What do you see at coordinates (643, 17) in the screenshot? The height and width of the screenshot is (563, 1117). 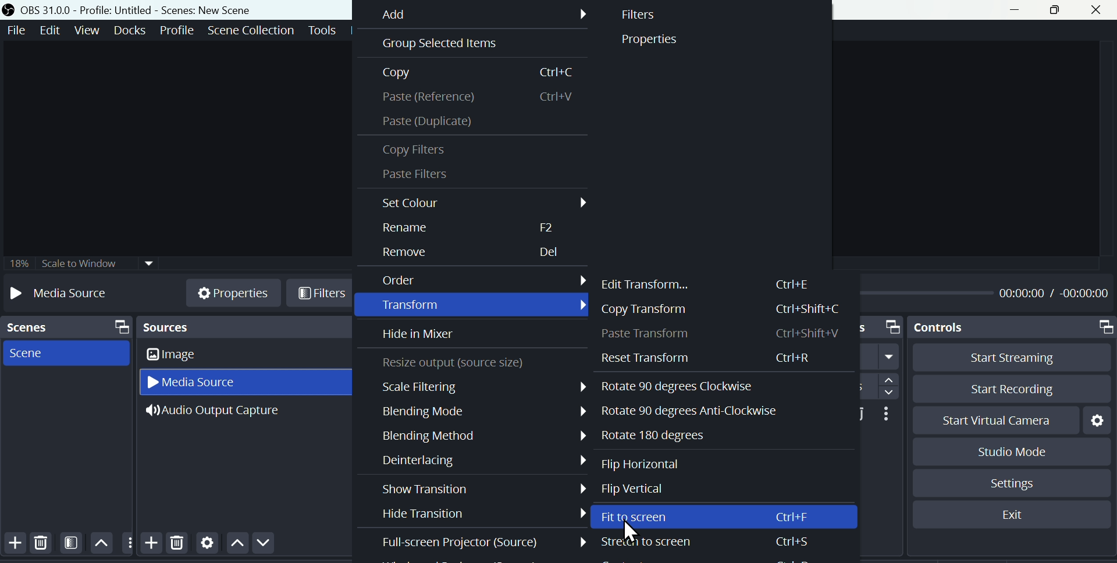 I see `Filter` at bounding box center [643, 17].